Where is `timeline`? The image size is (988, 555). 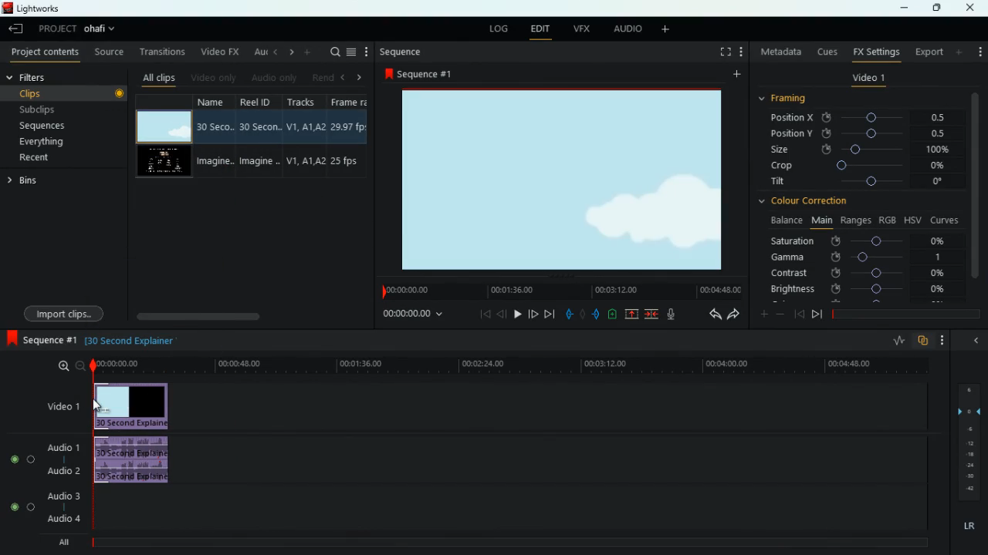
timeline is located at coordinates (904, 314).